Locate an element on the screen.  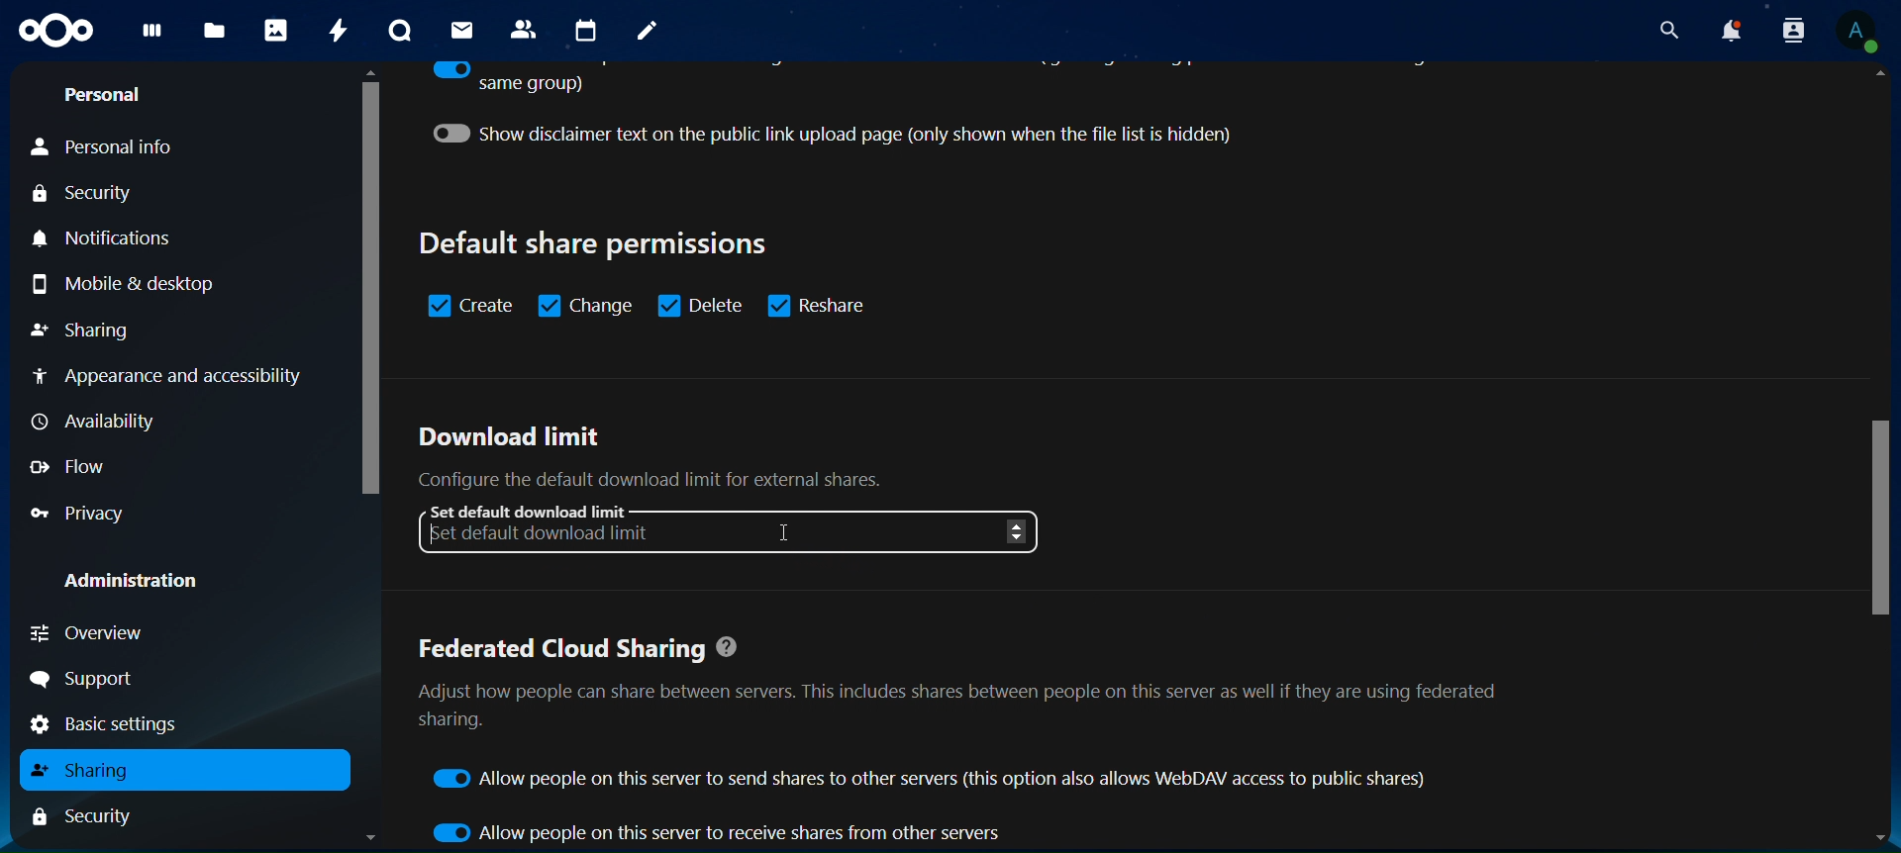
same group is located at coordinates (507, 79).